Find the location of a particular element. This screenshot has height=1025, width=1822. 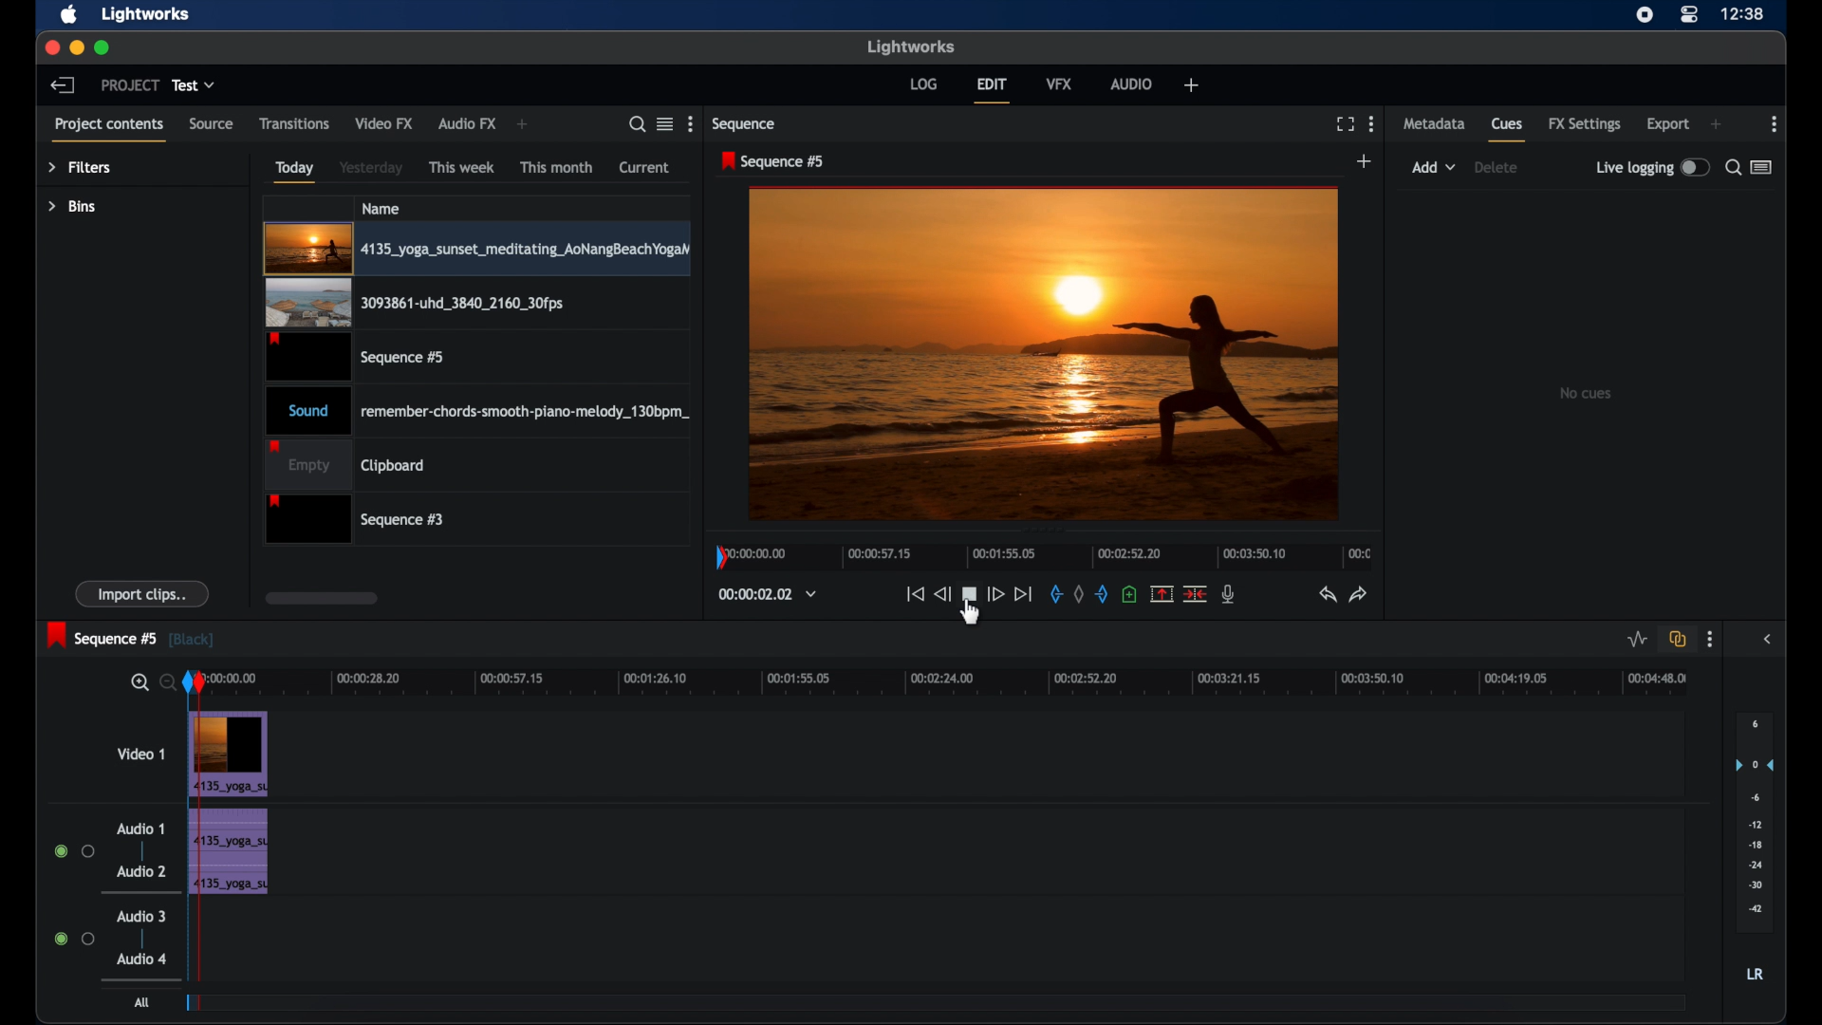

audio clip is located at coordinates (477, 411).